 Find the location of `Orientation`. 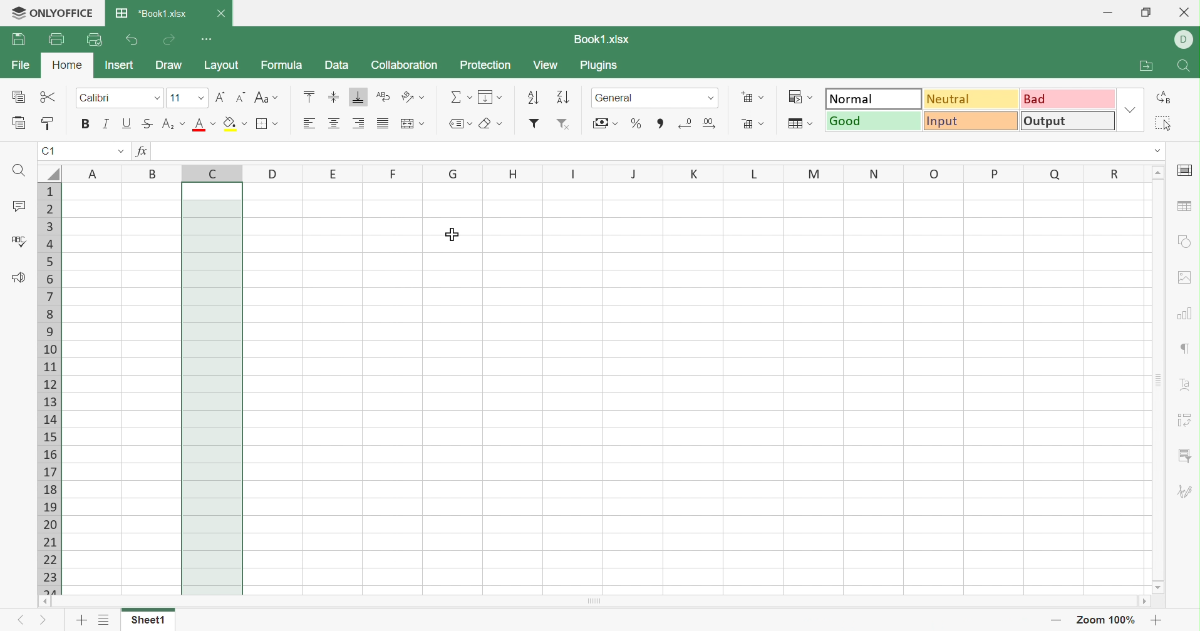

Orientation is located at coordinates (403, 96).